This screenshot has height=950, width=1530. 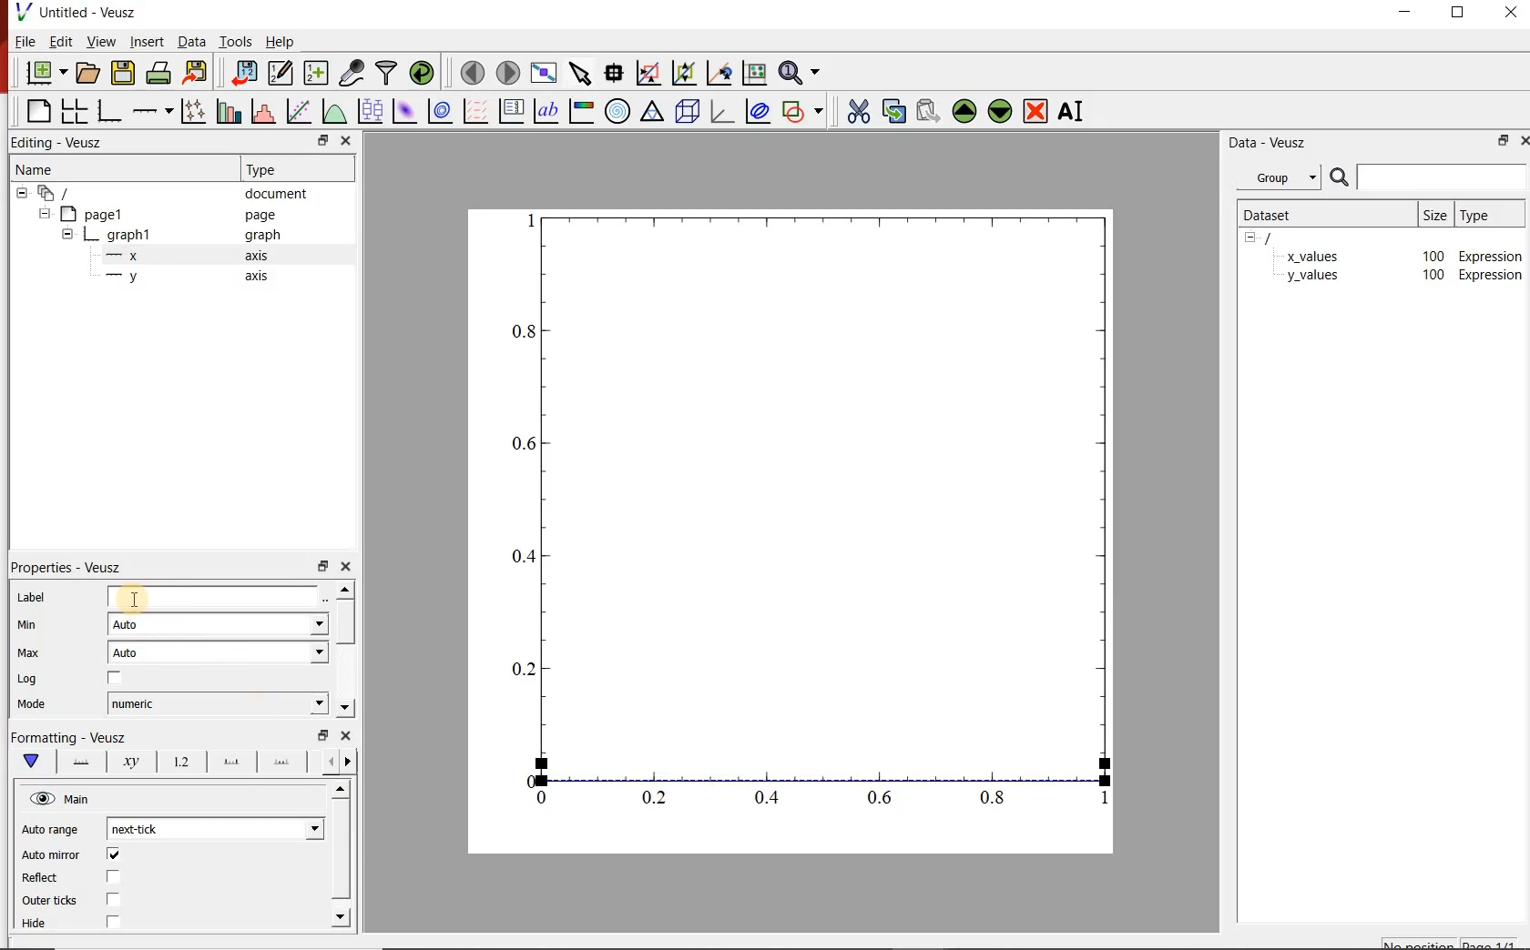 What do you see at coordinates (238, 41) in the screenshot?
I see `tools` at bounding box center [238, 41].